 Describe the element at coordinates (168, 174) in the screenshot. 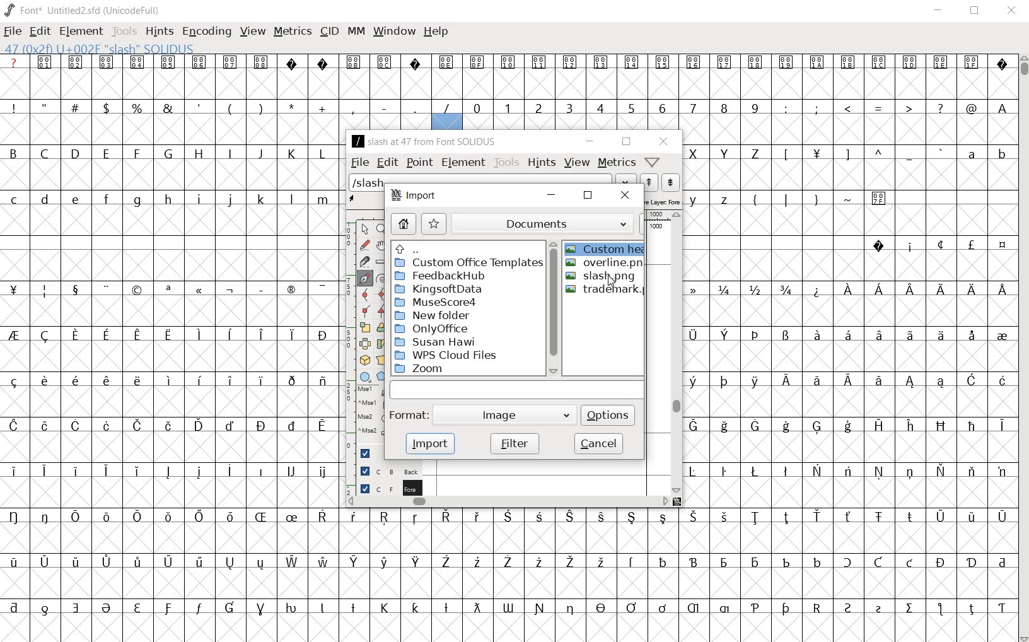

I see `empty cells` at that location.